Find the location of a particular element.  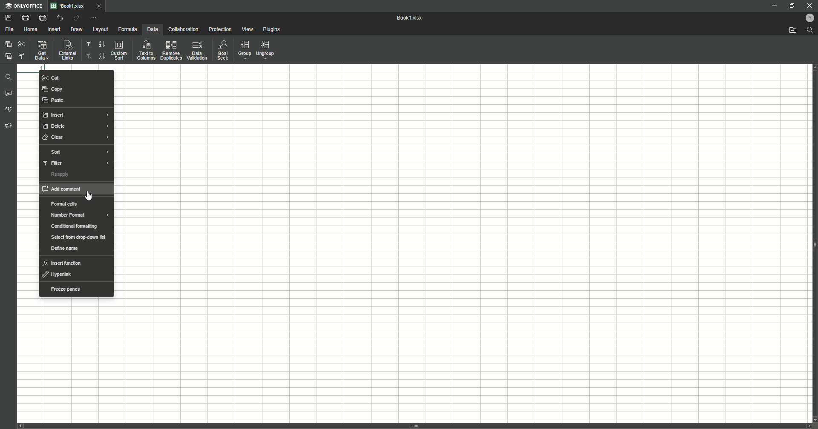

File is located at coordinates (10, 29).